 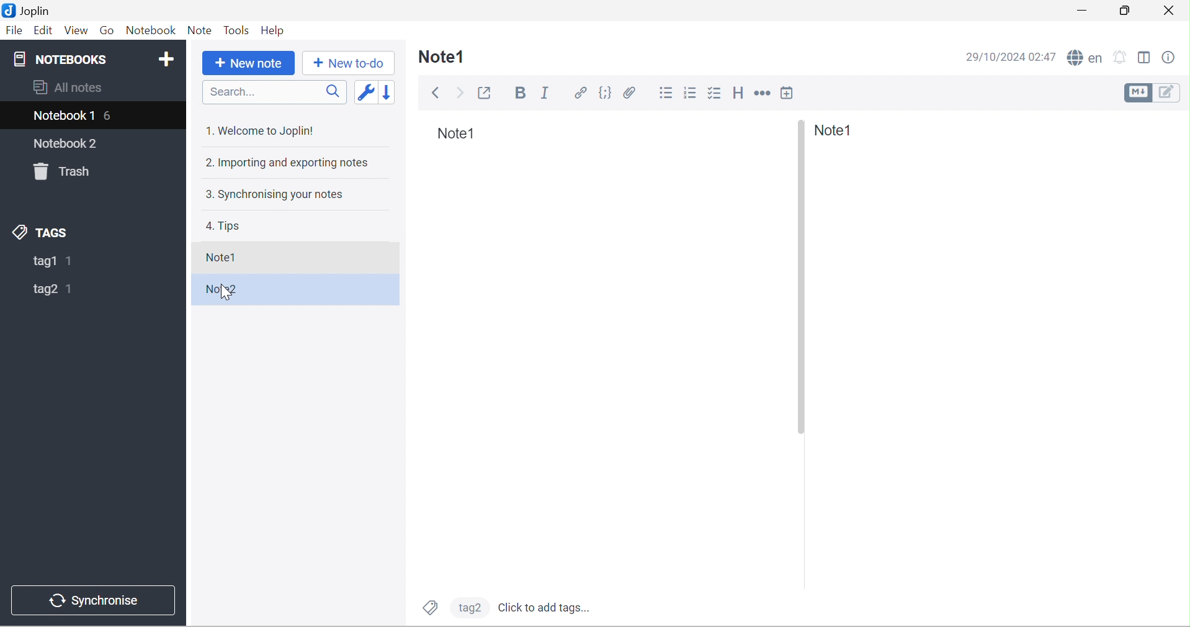 What do you see at coordinates (548, 93) in the screenshot?
I see `Italic` at bounding box center [548, 93].